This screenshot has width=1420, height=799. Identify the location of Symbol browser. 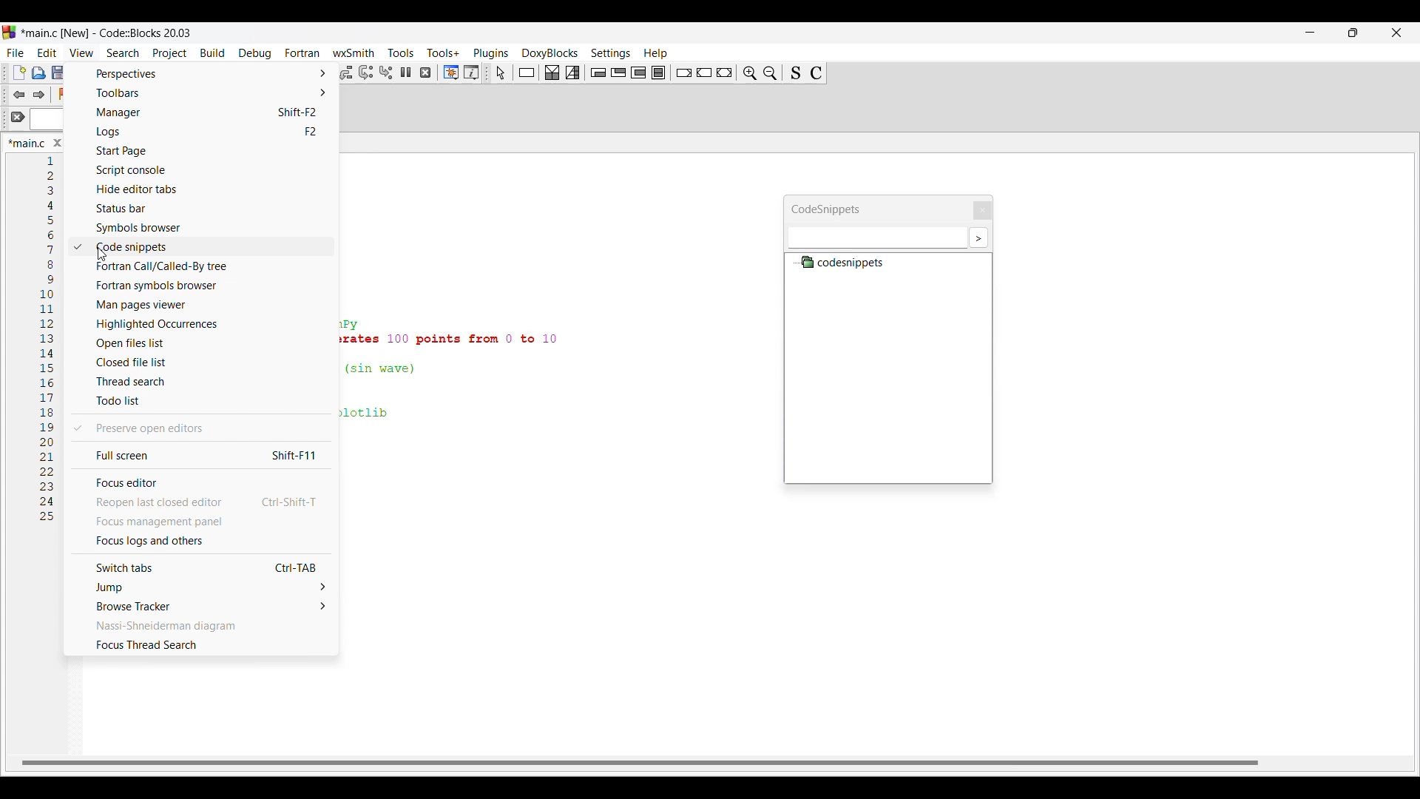
(213, 228).